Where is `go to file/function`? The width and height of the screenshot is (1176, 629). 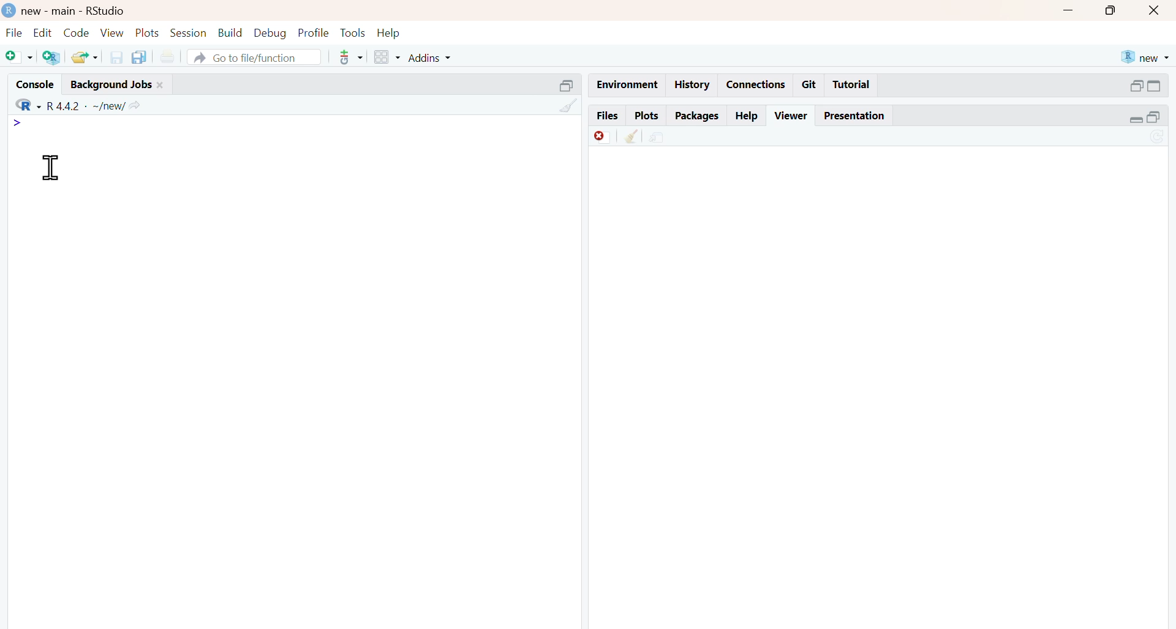
go to file/function is located at coordinates (254, 58).